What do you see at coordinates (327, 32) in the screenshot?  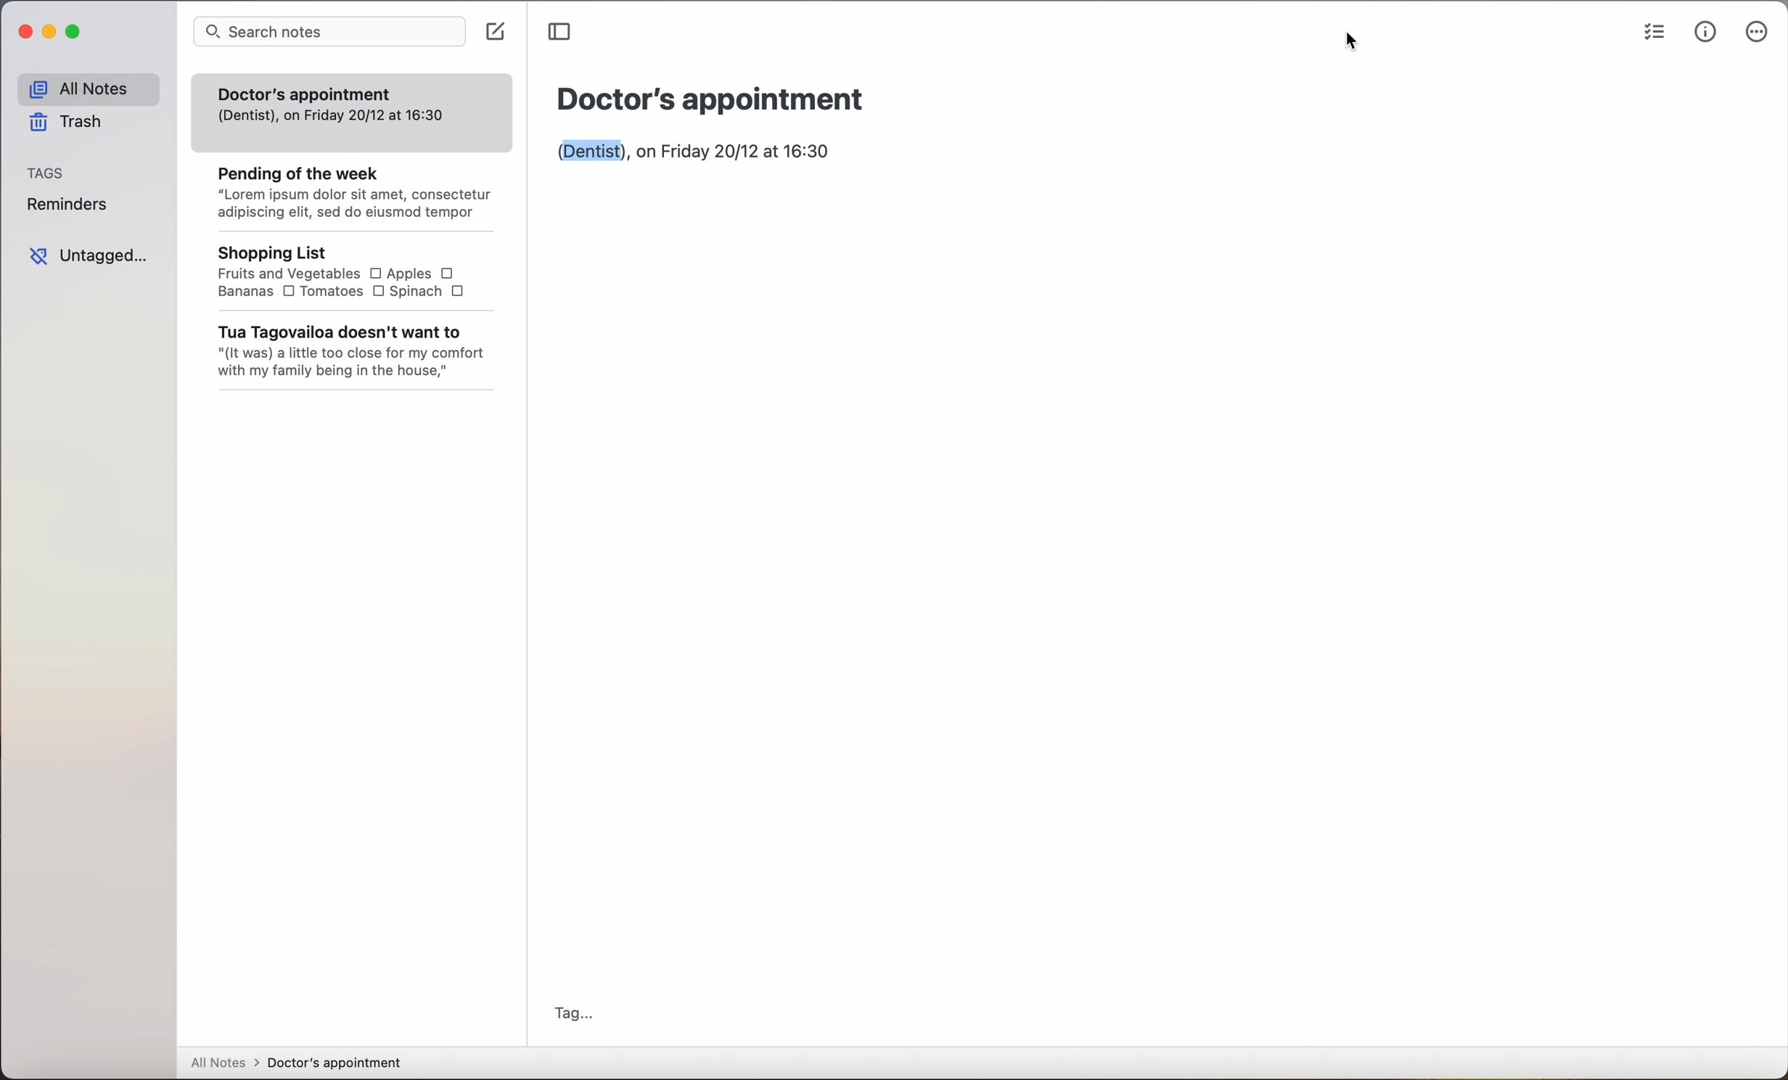 I see `search notes` at bounding box center [327, 32].